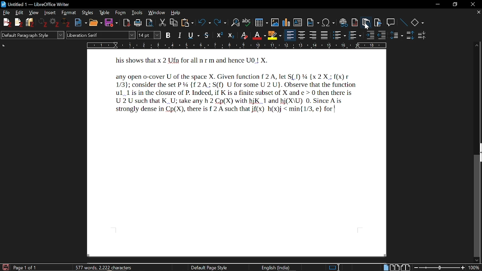 The image size is (482, 271). Describe the element at coordinates (43, 23) in the screenshot. I see `Refresh` at that location.